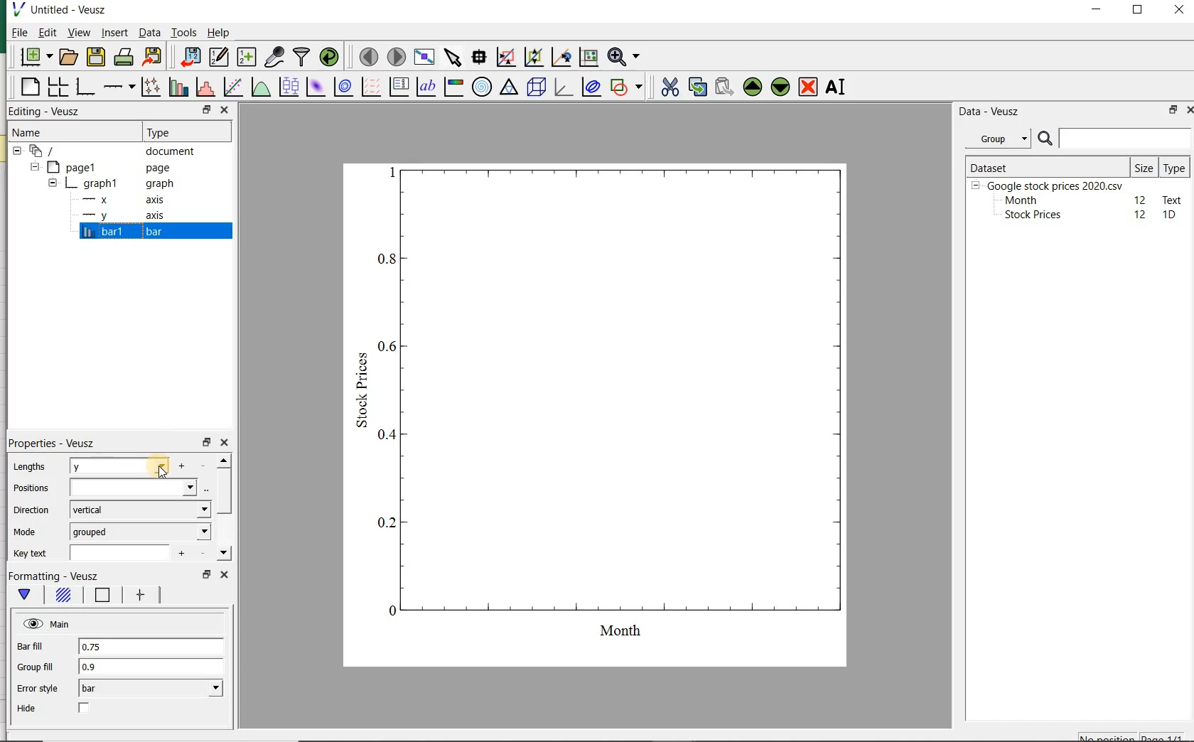 Image resolution: width=1194 pixels, height=742 pixels. What do you see at coordinates (426, 88) in the screenshot?
I see `text label` at bounding box center [426, 88].